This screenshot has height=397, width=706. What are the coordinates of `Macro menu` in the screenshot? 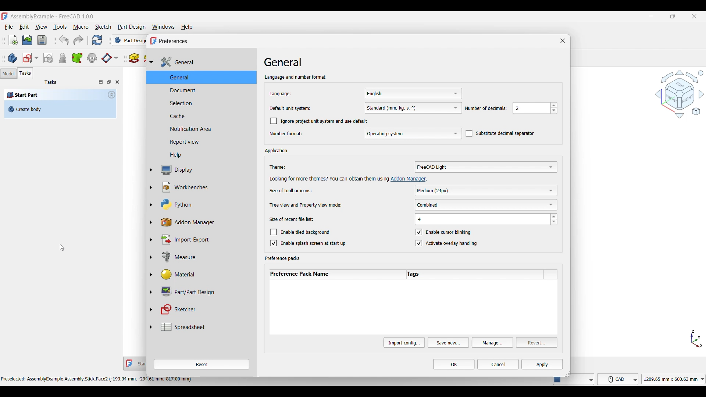 It's located at (81, 27).